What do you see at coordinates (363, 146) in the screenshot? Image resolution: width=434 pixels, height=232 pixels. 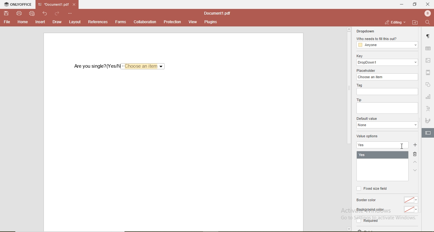 I see `yes` at bounding box center [363, 146].